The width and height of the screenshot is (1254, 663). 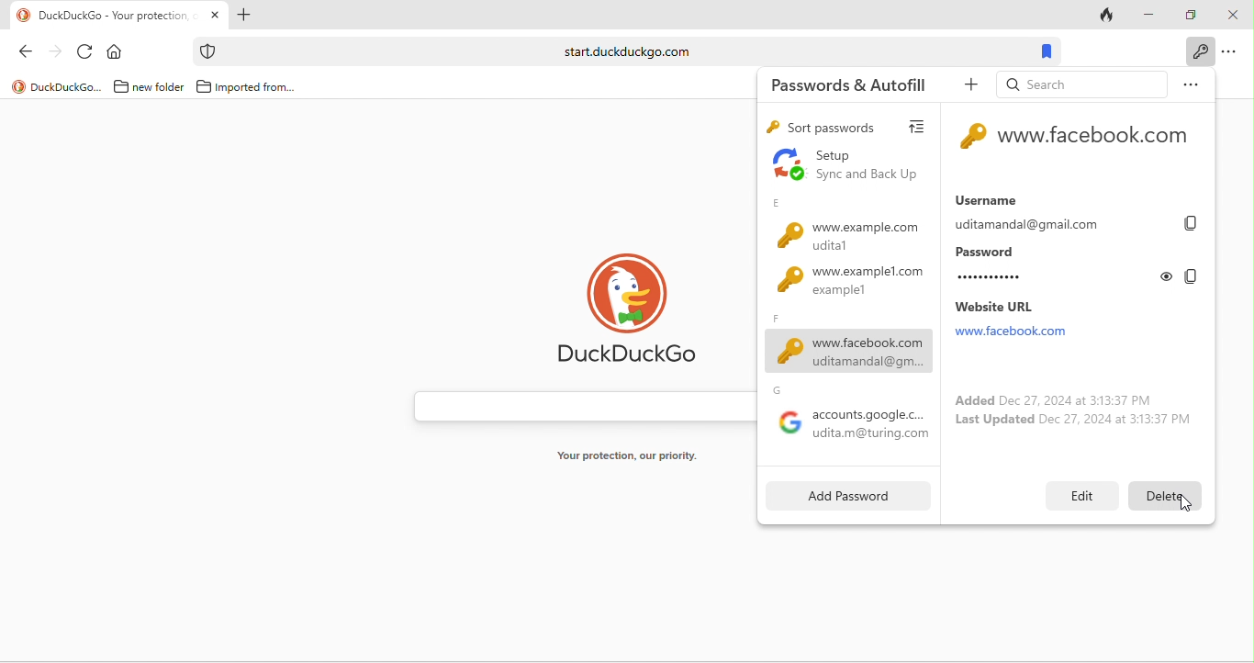 What do you see at coordinates (1097, 140) in the screenshot?
I see `www.facebook.com` at bounding box center [1097, 140].